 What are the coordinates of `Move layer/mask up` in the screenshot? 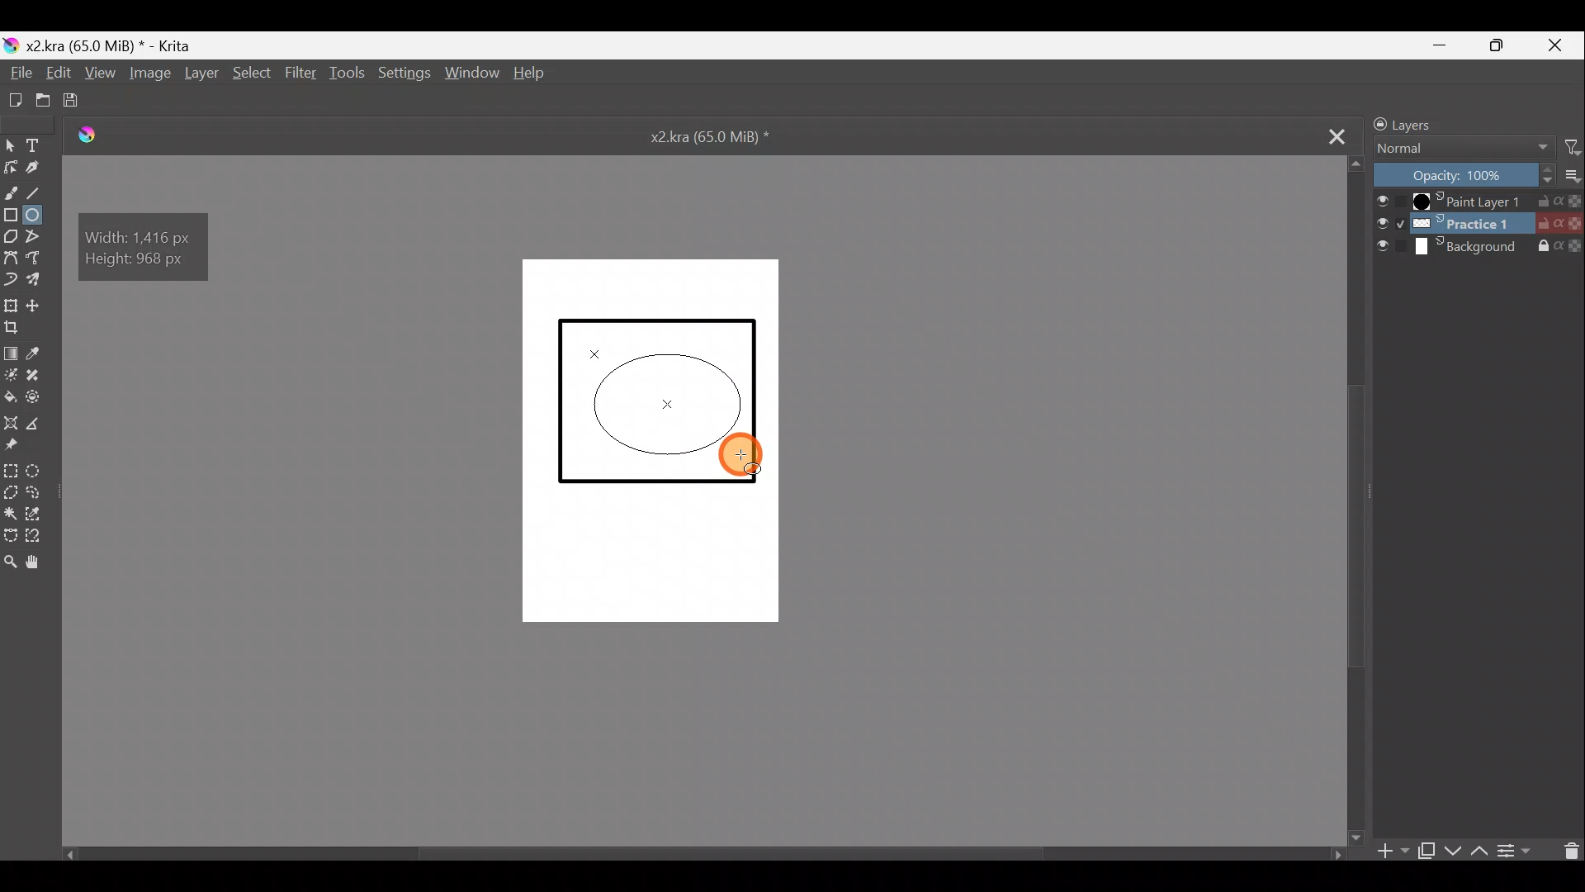 It's located at (1477, 847).